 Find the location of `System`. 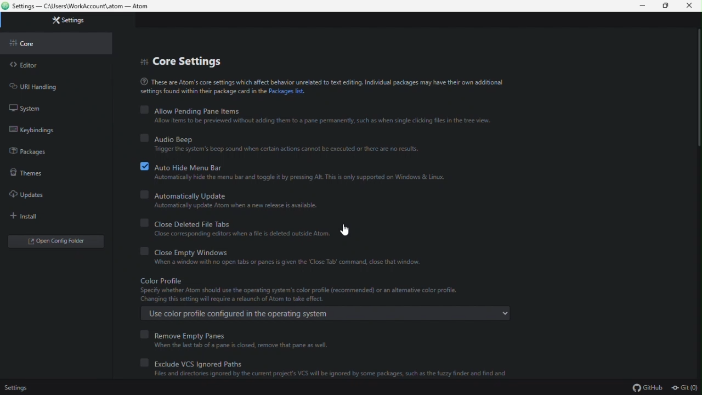

System is located at coordinates (54, 105).